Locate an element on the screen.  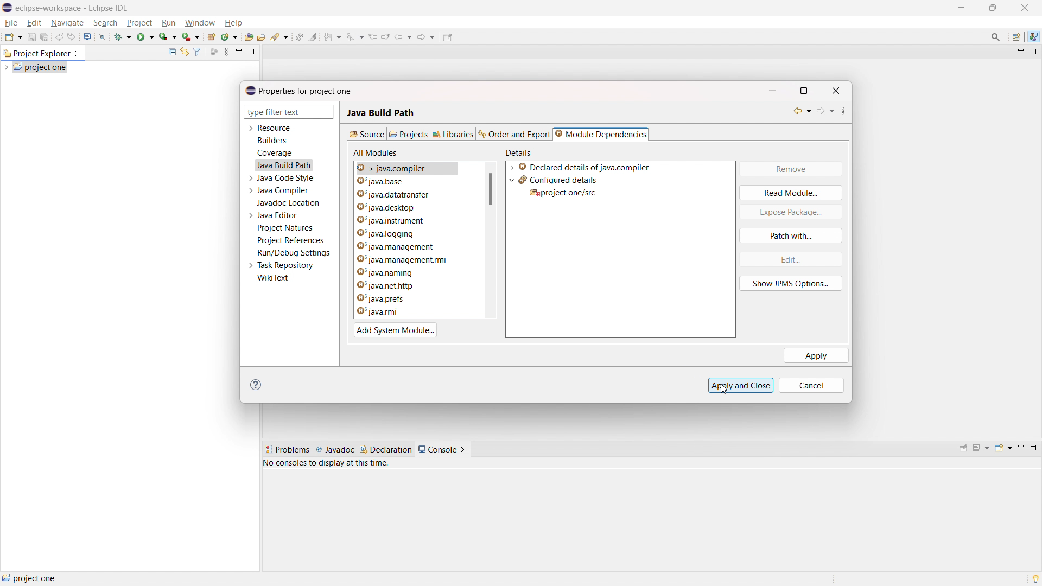
window is located at coordinates (199, 23).